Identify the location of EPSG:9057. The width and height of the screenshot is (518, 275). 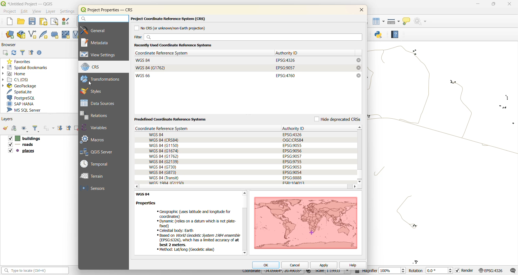
(285, 68).